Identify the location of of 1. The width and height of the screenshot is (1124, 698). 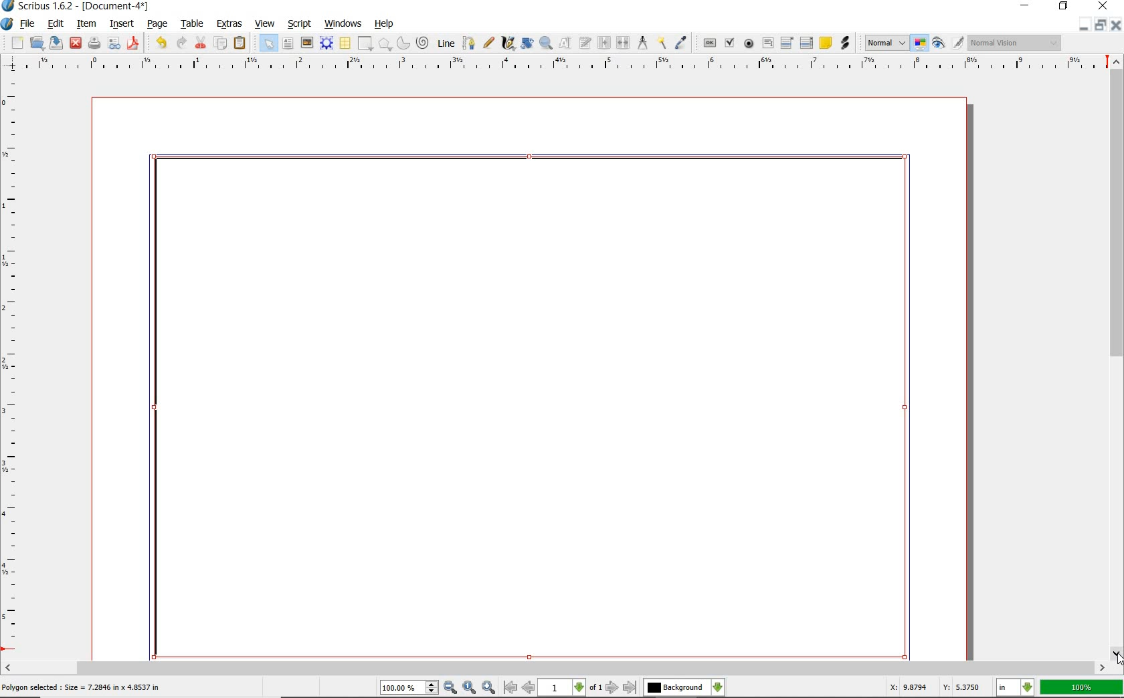
(597, 688).